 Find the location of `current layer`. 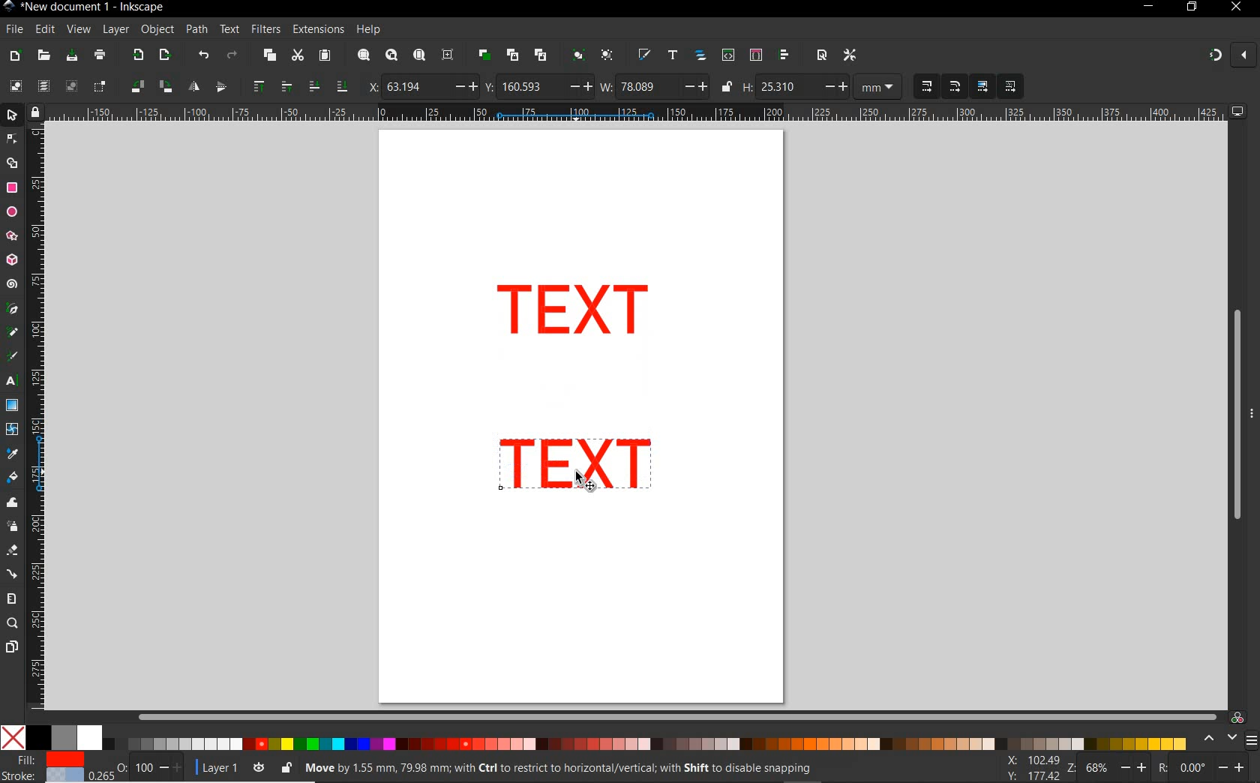

current layer is located at coordinates (213, 766).